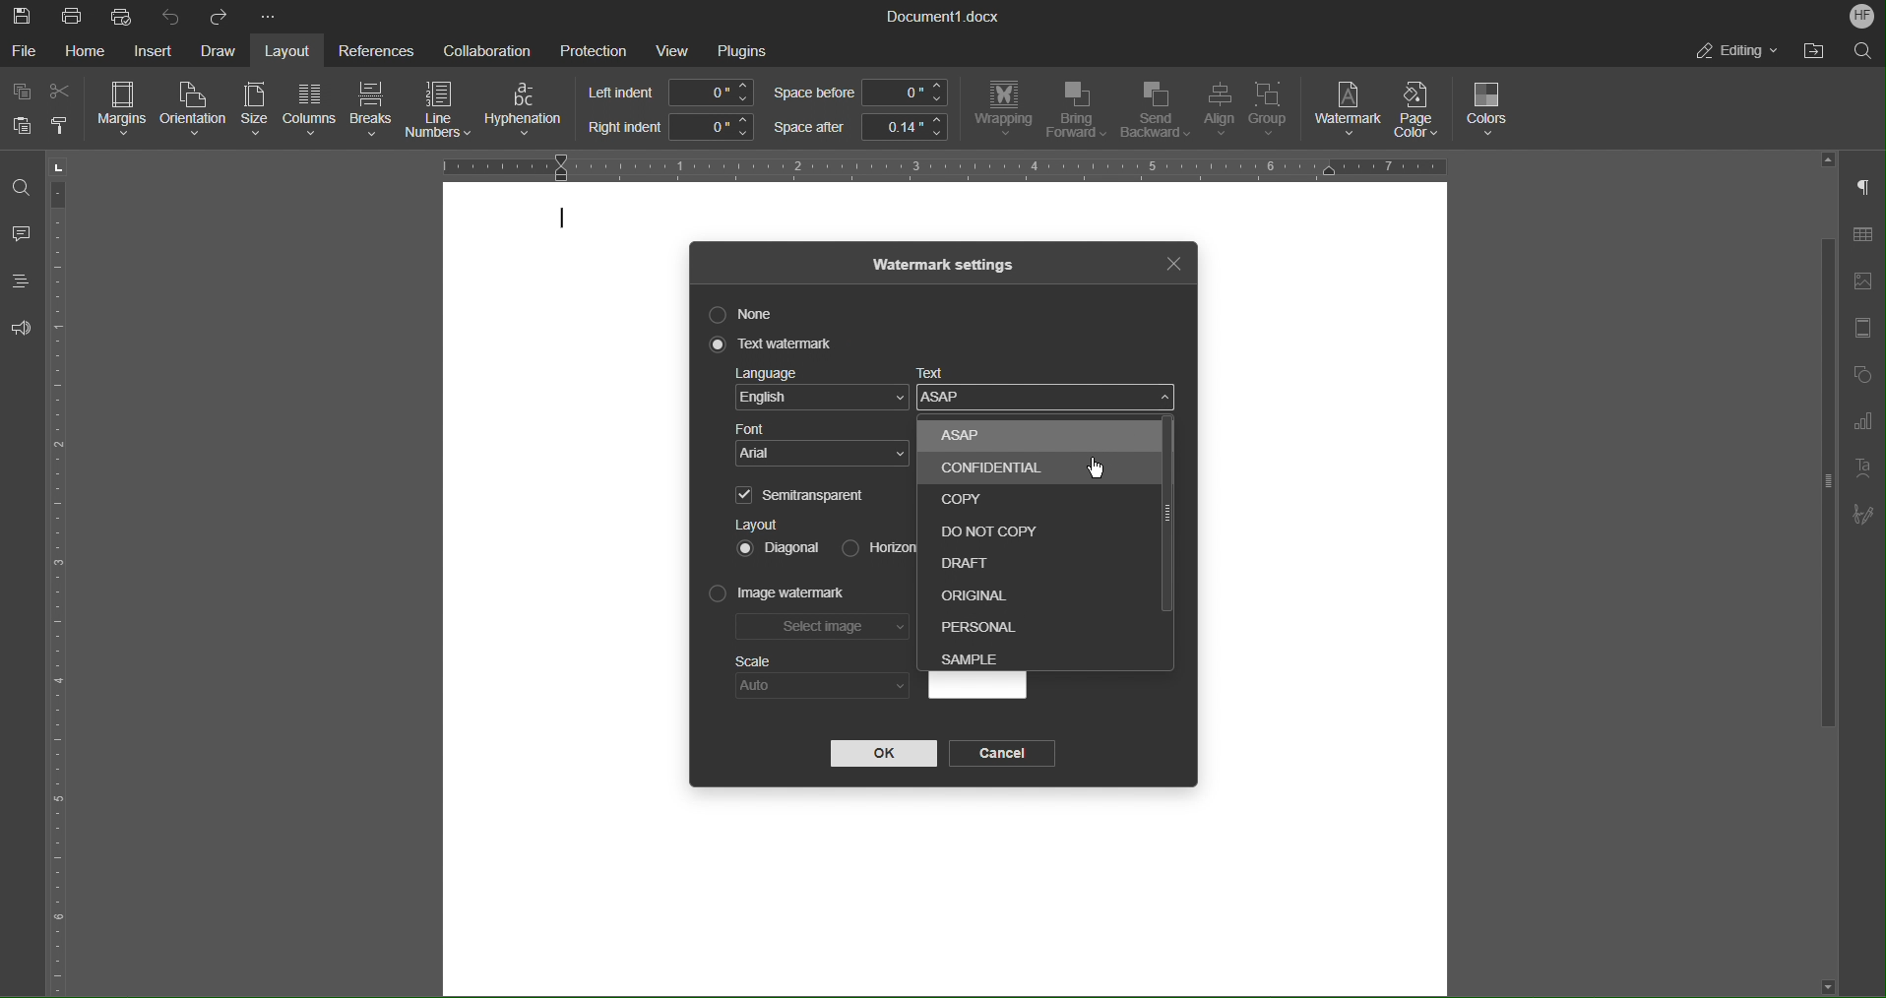 This screenshot has height=998, width=1886. What do you see at coordinates (1423, 109) in the screenshot?
I see `Page Color` at bounding box center [1423, 109].